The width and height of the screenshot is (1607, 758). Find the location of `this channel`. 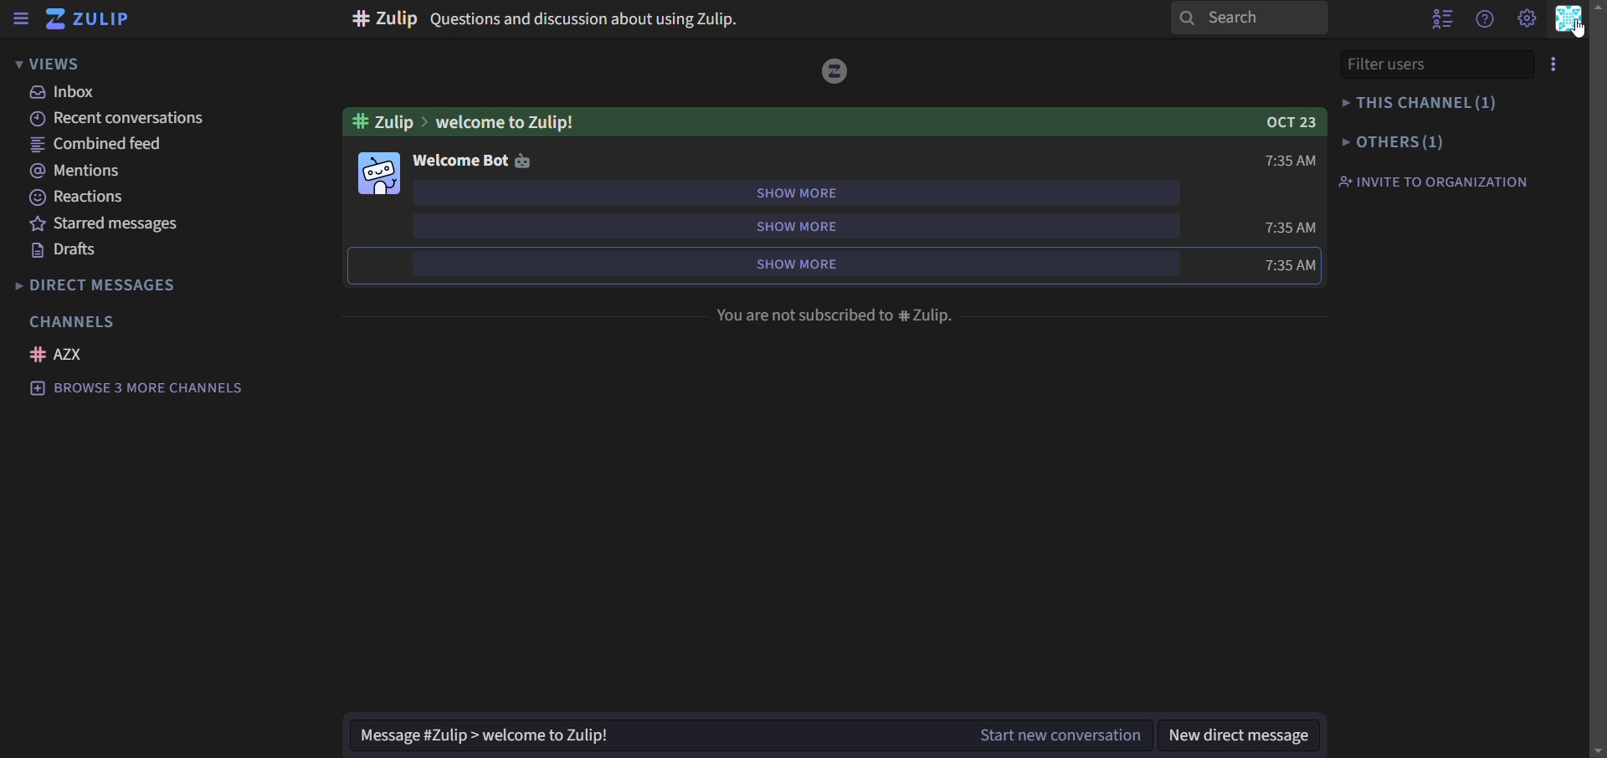

this channel is located at coordinates (1418, 101).